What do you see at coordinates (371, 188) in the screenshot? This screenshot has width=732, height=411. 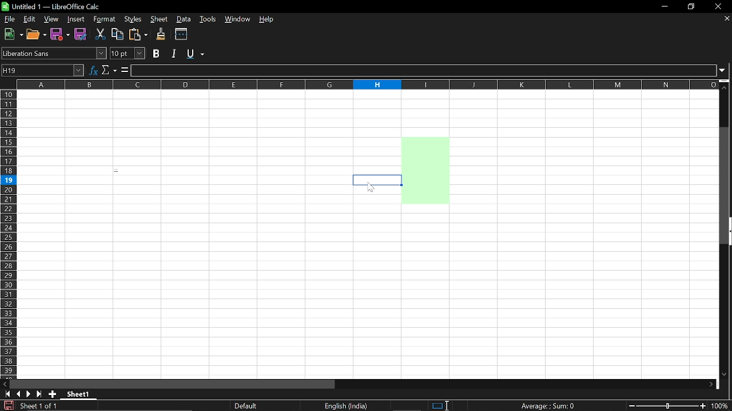 I see `Cursor` at bounding box center [371, 188].